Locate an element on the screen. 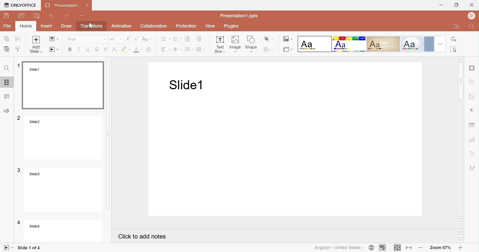 This screenshot has width=479, height=252. Collaboration is located at coordinates (155, 26).